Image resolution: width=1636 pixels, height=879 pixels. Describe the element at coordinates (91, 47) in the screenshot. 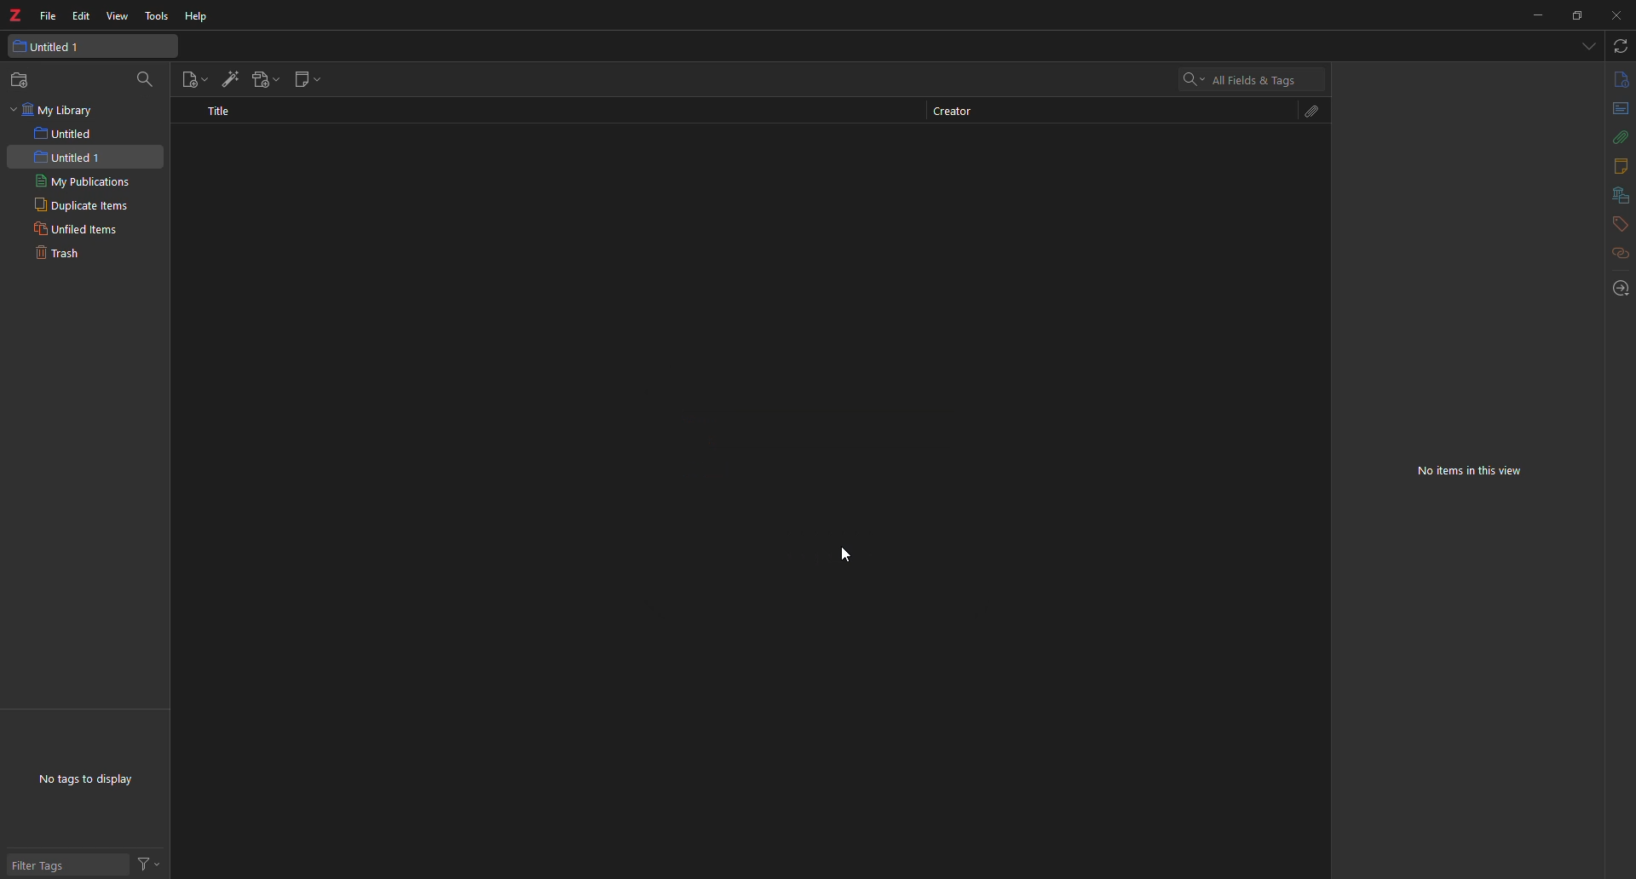

I see `Untitled 1` at that location.